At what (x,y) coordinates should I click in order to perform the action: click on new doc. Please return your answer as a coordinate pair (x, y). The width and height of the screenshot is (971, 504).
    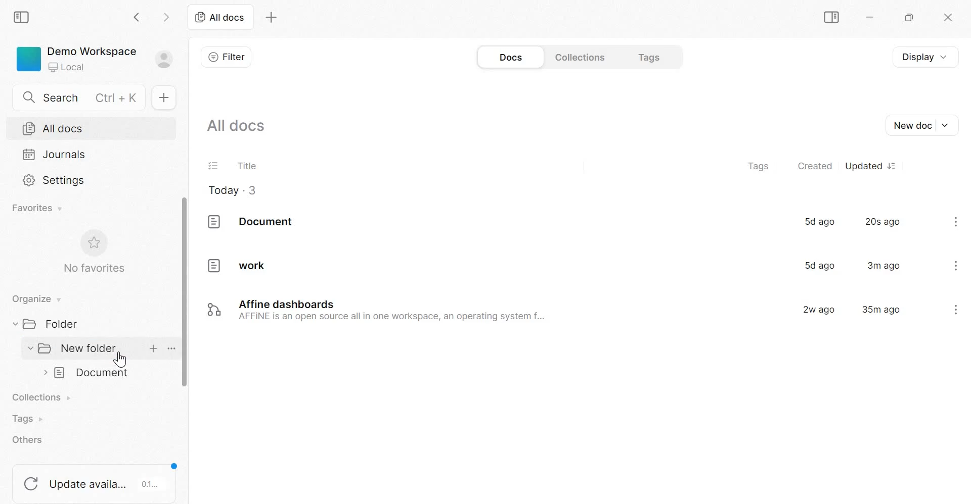
    Looking at the image, I should click on (153, 348).